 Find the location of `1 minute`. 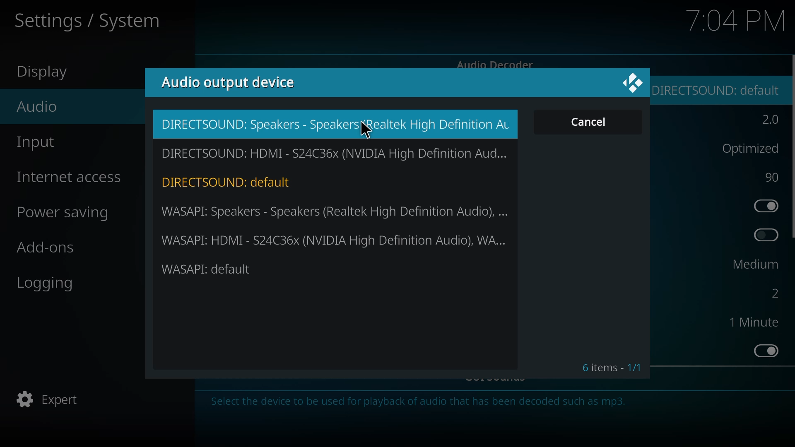

1 minute is located at coordinates (754, 322).